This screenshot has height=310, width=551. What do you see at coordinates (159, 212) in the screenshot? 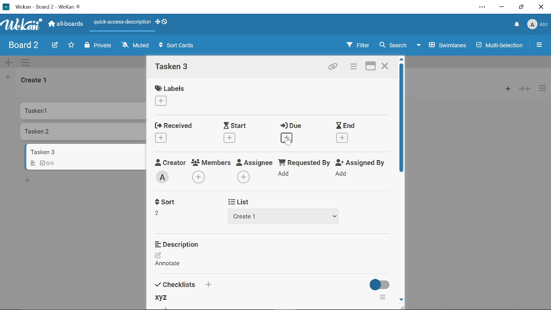
I see `Sort` at bounding box center [159, 212].